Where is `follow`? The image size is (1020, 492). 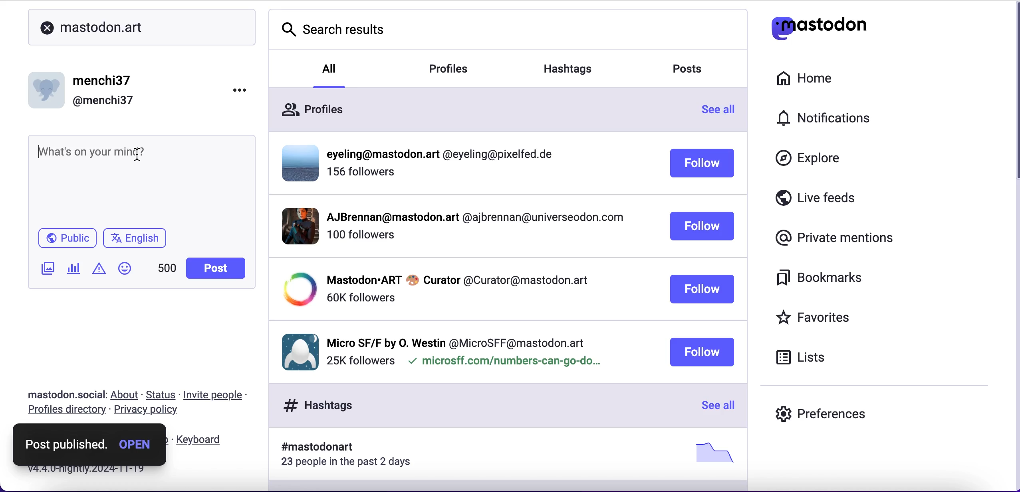 follow is located at coordinates (702, 289).